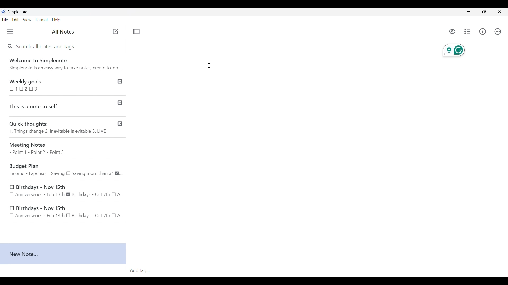 The width and height of the screenshot is (508, 285). What do you see at coordinates (209, 65) in the screenshot?
I see `Cursor clicking on writing space` at bounding box center [209, 65].